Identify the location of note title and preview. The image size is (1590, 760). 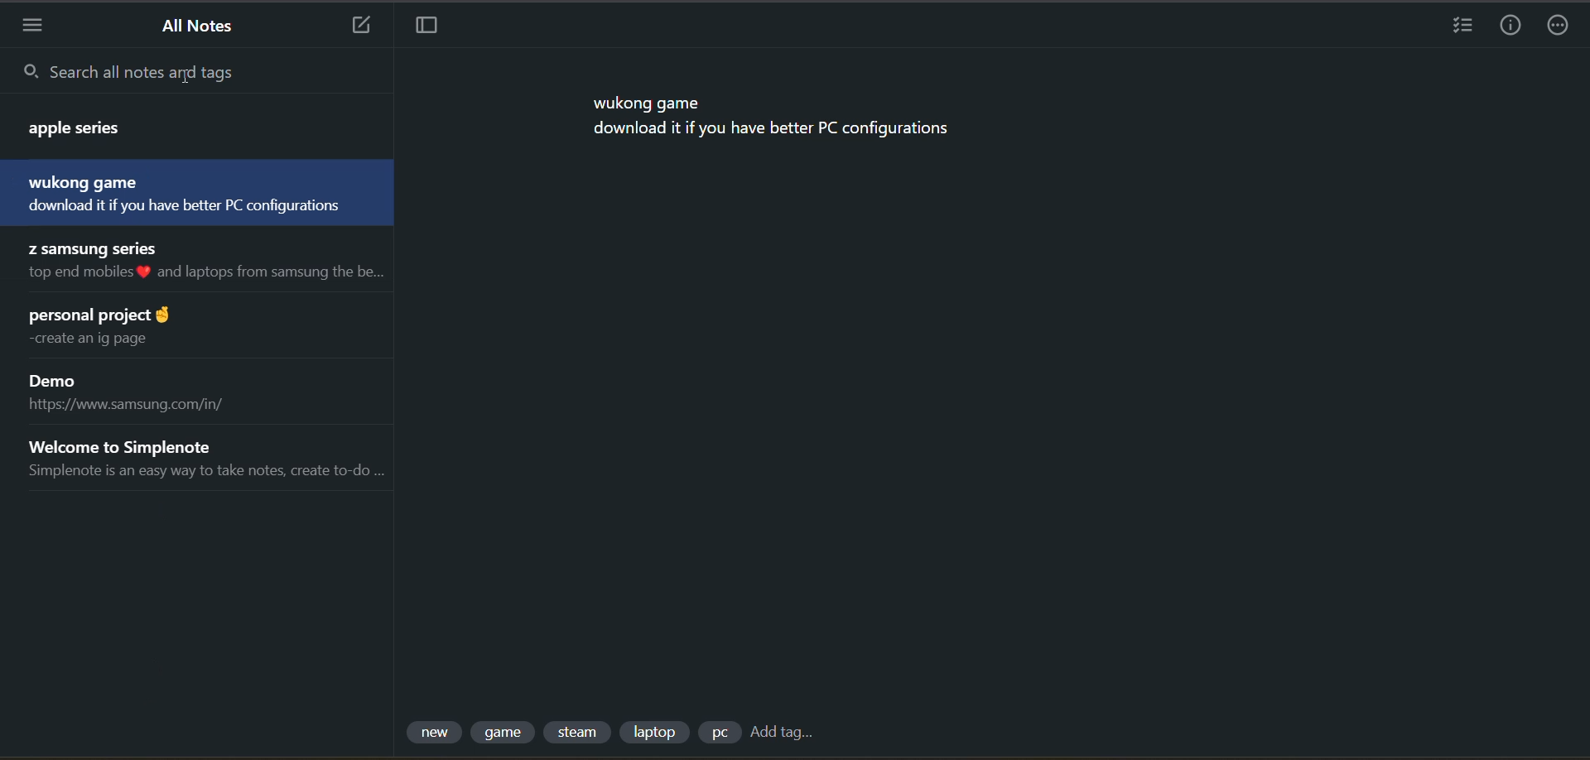
(203, 261).